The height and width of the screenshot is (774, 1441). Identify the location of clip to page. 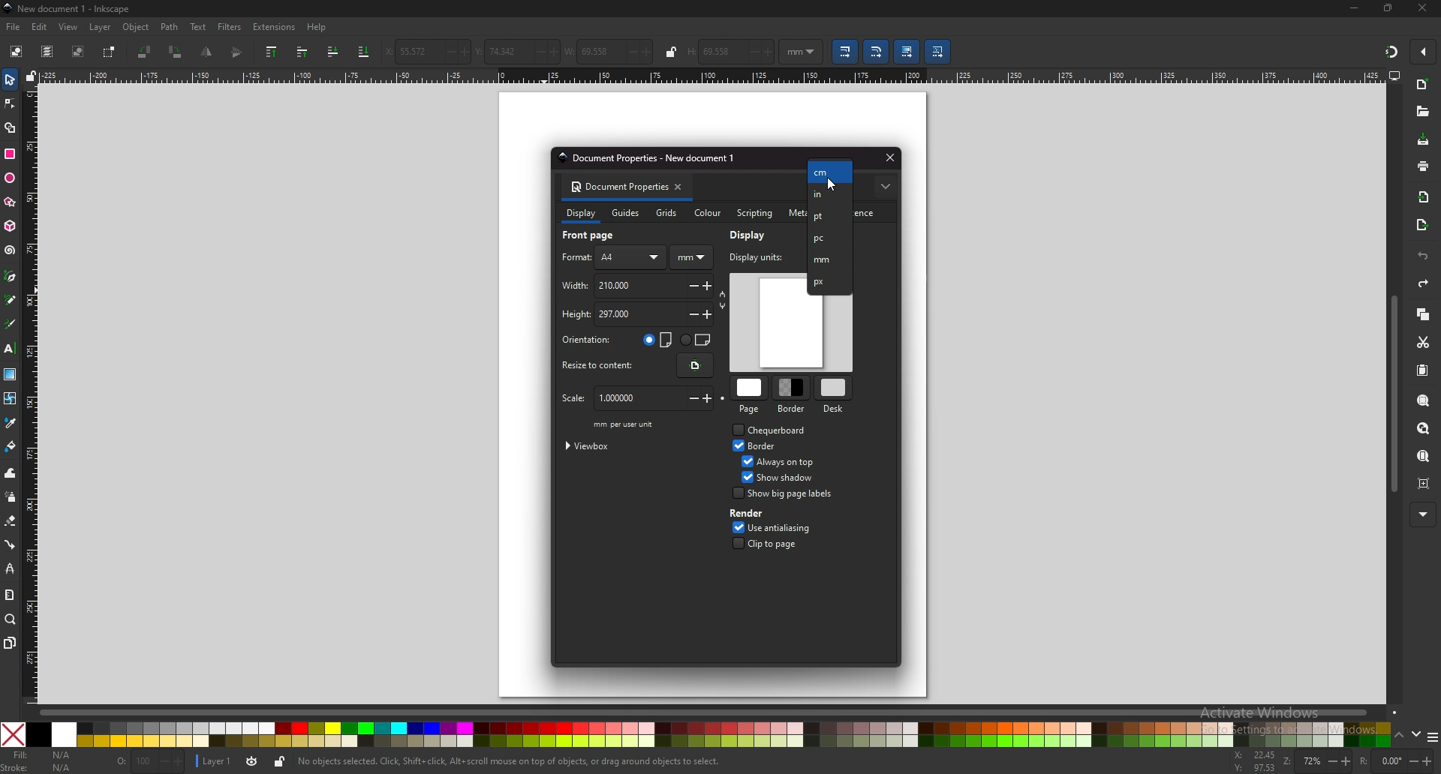
(781, 544).